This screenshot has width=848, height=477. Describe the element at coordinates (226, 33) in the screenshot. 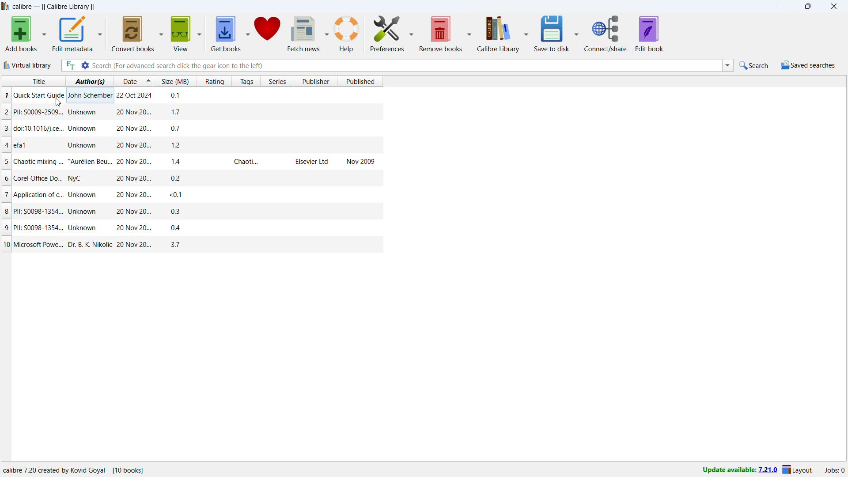

I see `get books` at that location.